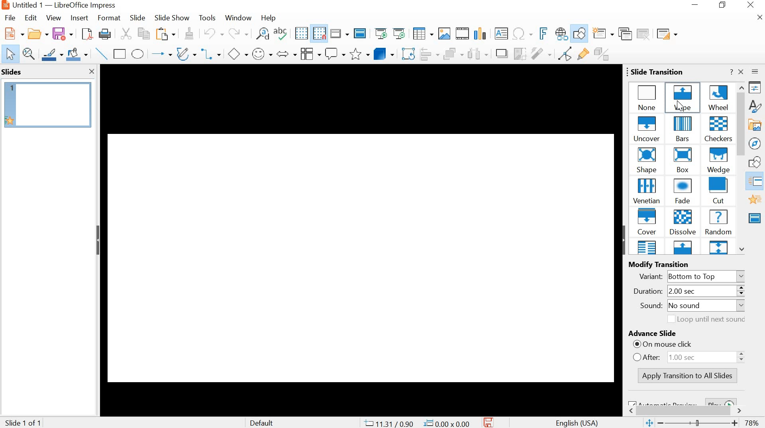 The image size is (765, 428). Describe the element at coordinates (212, 33) in the screenshot. I see `UNDO` at that location.